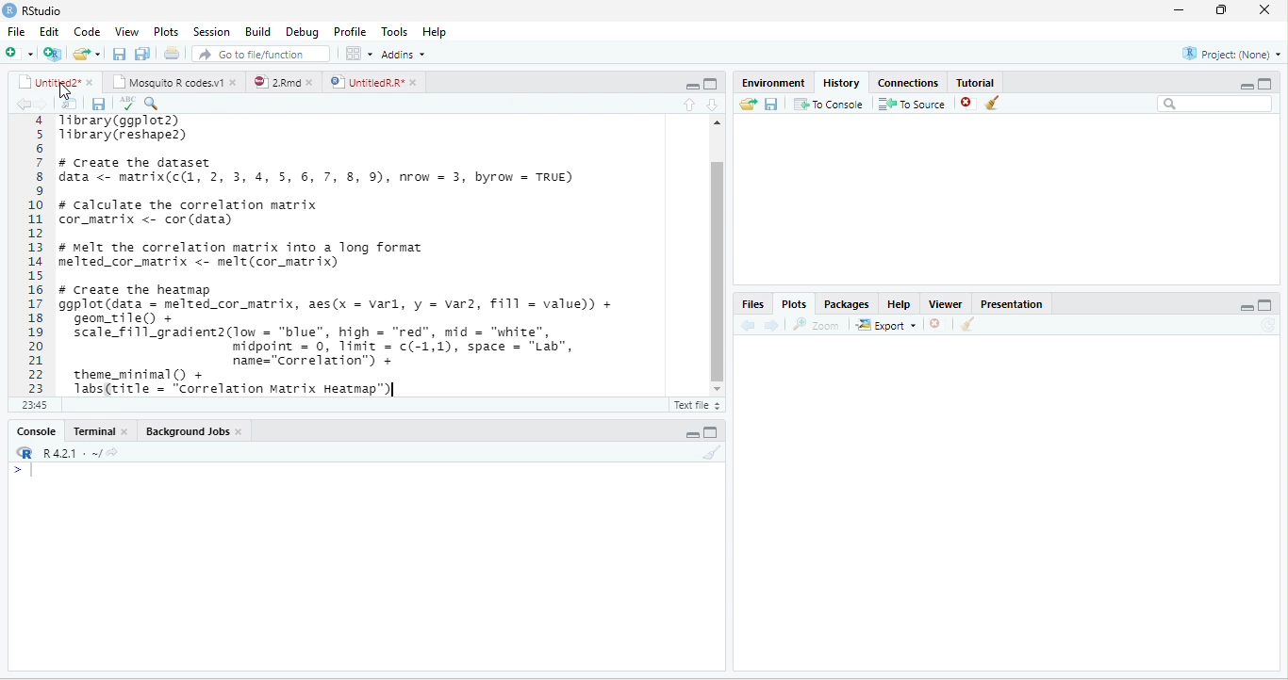  Describe the element at coordinates (394, 29) in the screenshot. I see `tools` at that location.